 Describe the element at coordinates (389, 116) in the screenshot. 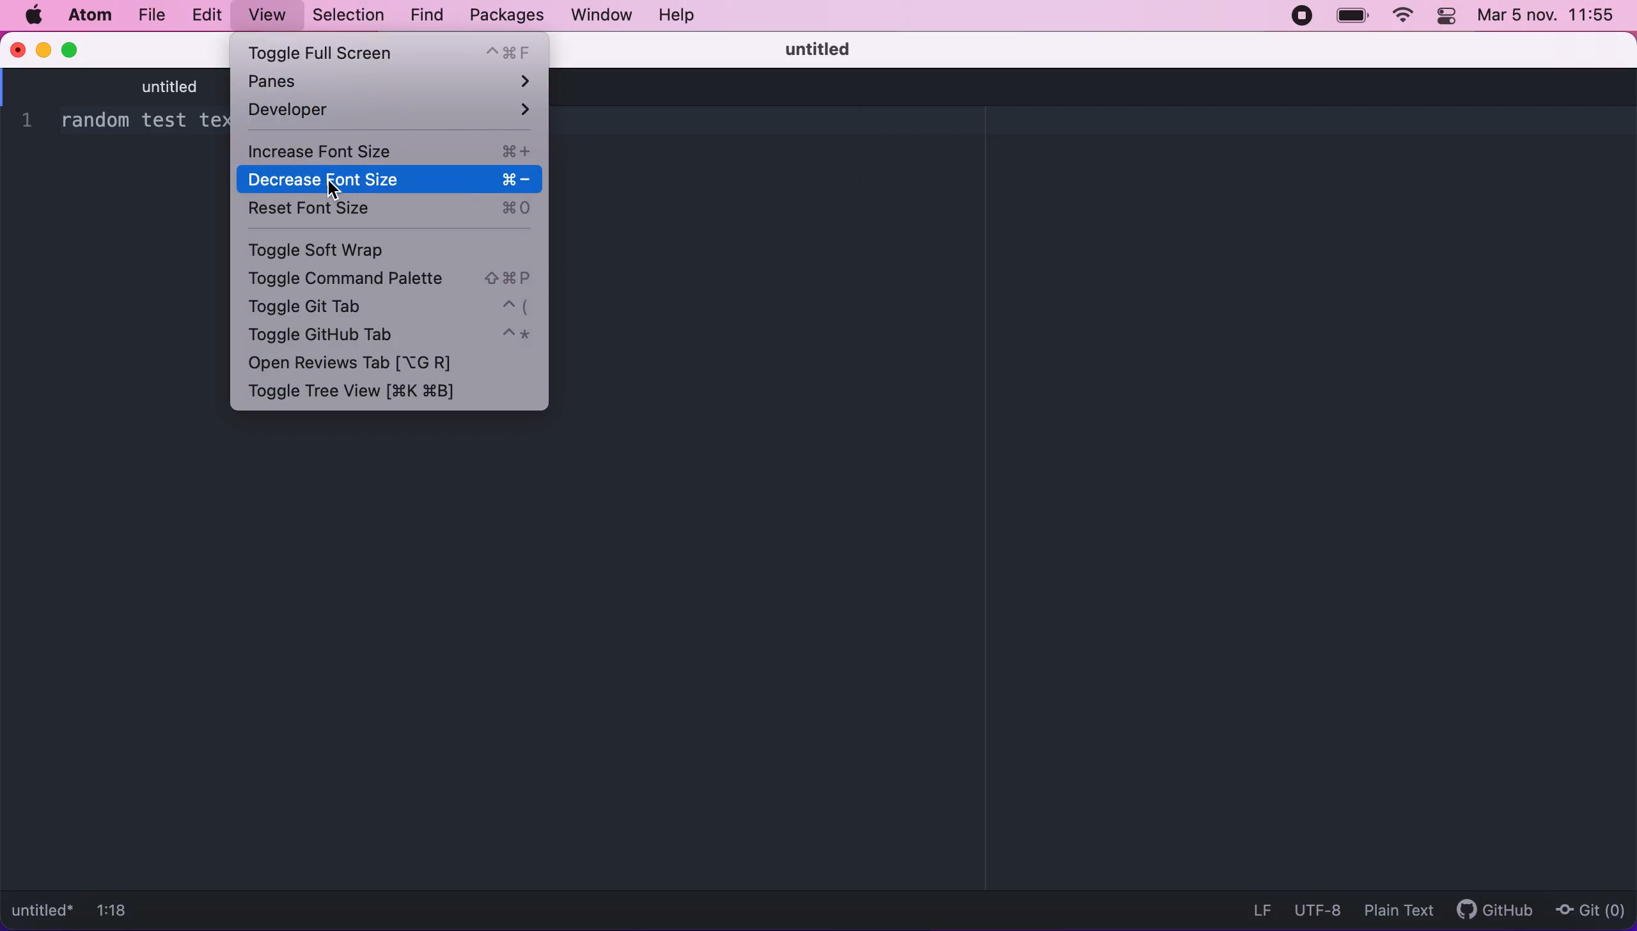

I see `developer` at that location.